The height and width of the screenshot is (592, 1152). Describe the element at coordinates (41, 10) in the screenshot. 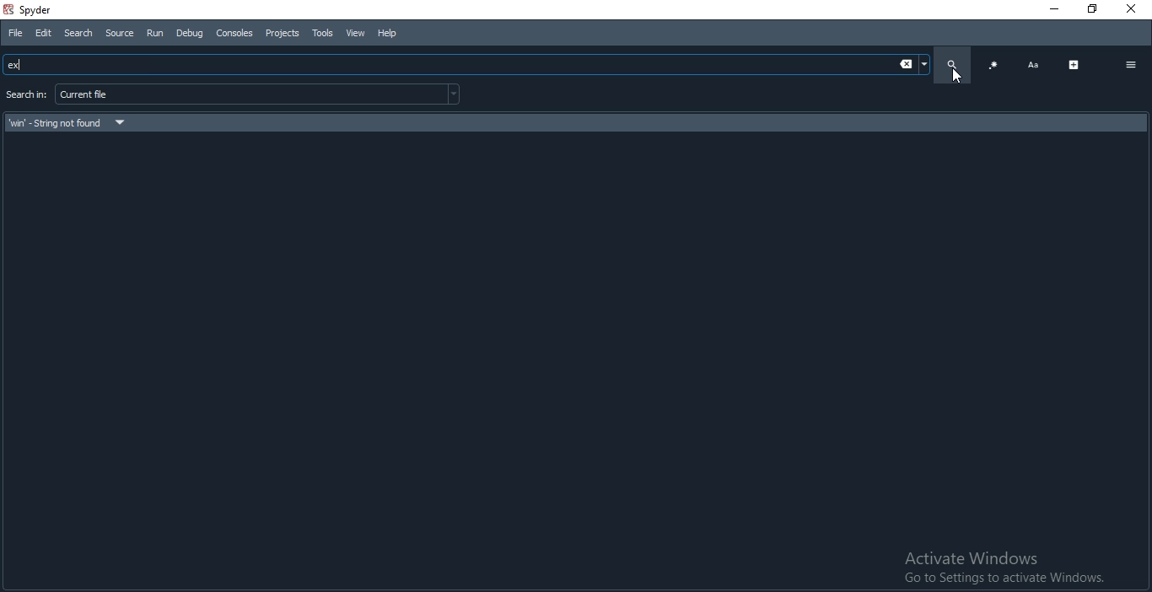

I see `spyder` at that location.